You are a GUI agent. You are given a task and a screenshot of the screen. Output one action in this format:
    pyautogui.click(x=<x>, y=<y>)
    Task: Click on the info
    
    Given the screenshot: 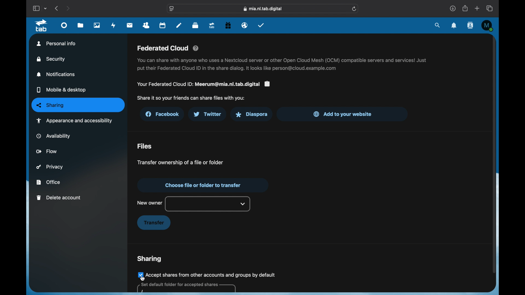 What is the action you would take?
    pyautogui.click(x=282, y=64)
    